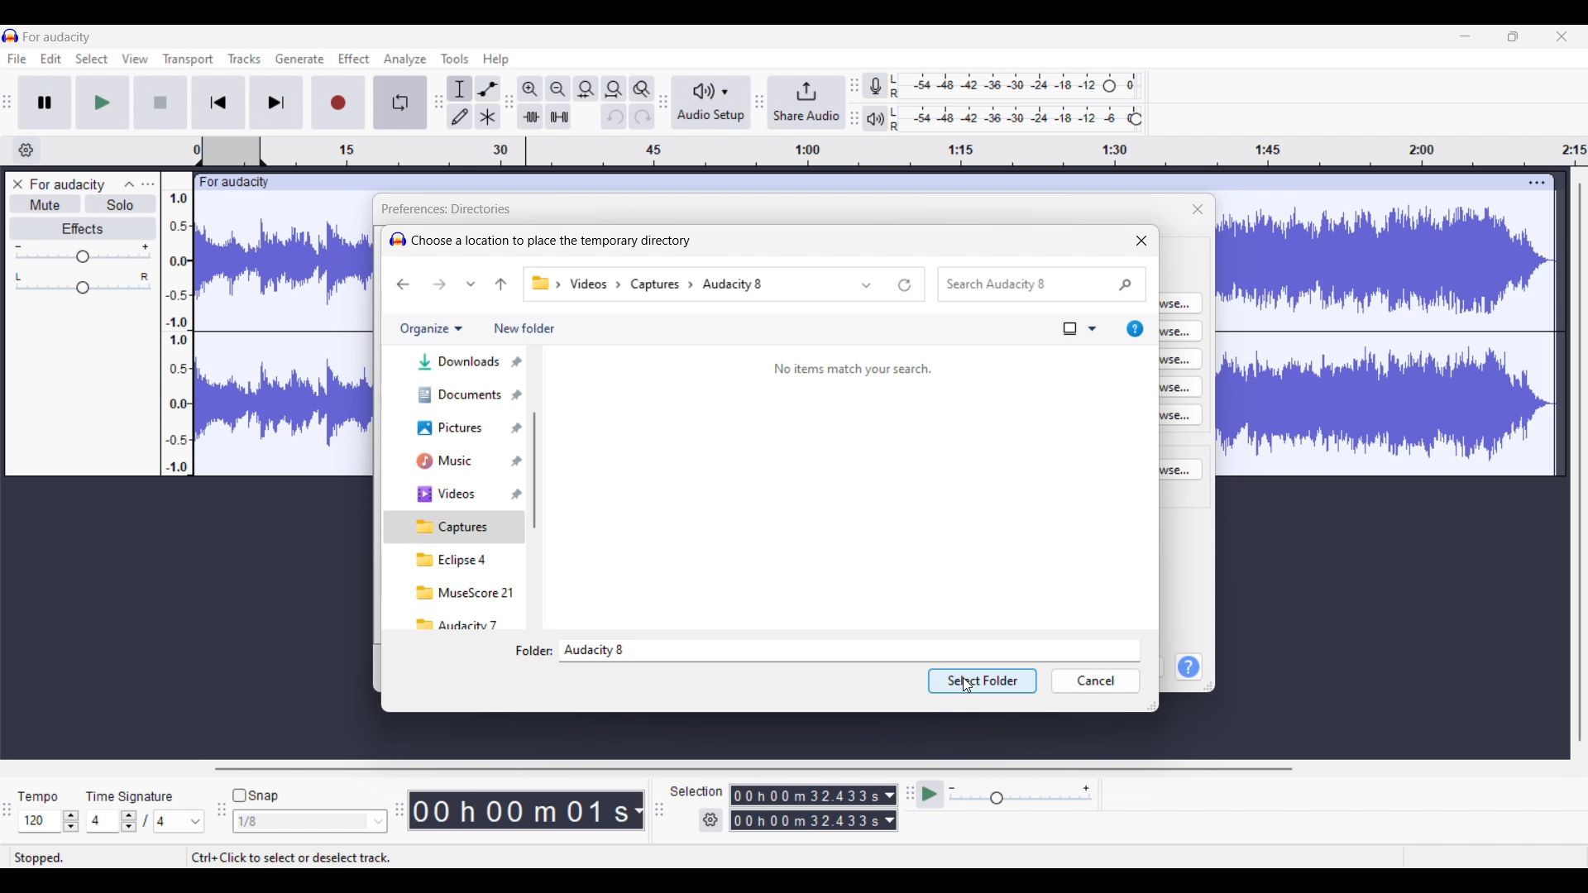 Image resolution: width=1588 pixels, height=893 pixels. I want to click on Indicates text box to input folder name, so click(533, 650).